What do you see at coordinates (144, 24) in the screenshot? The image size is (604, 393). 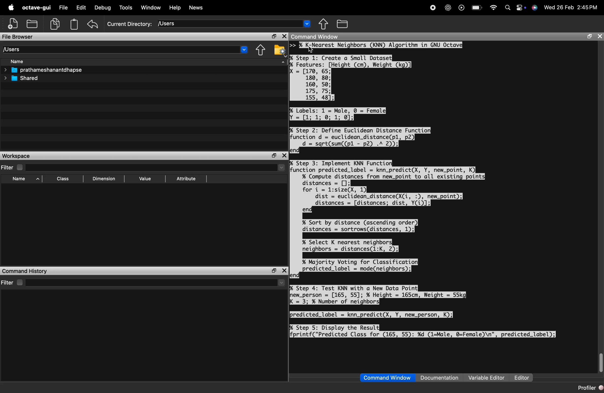 I see `Current Directory: [Users` at bounding box center [144, 24].